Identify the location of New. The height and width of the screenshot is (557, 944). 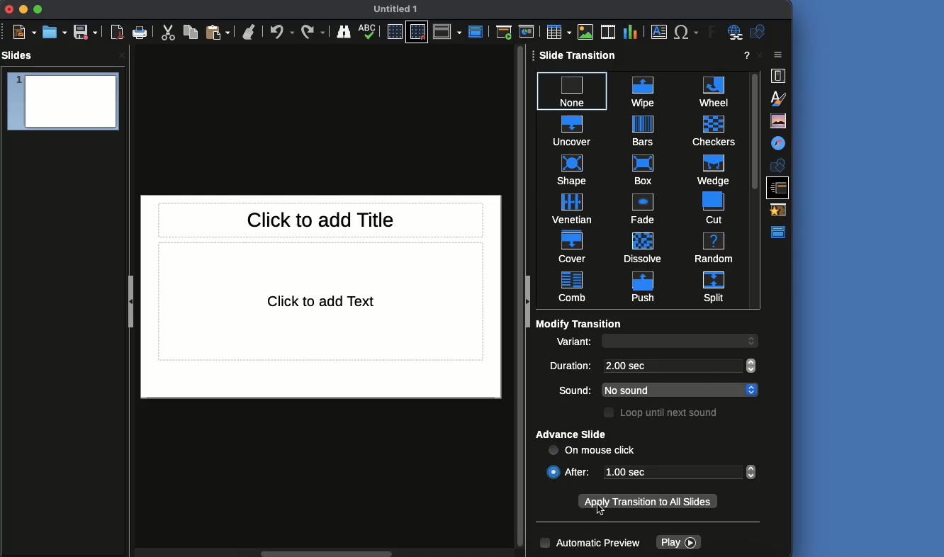
(26, 33).